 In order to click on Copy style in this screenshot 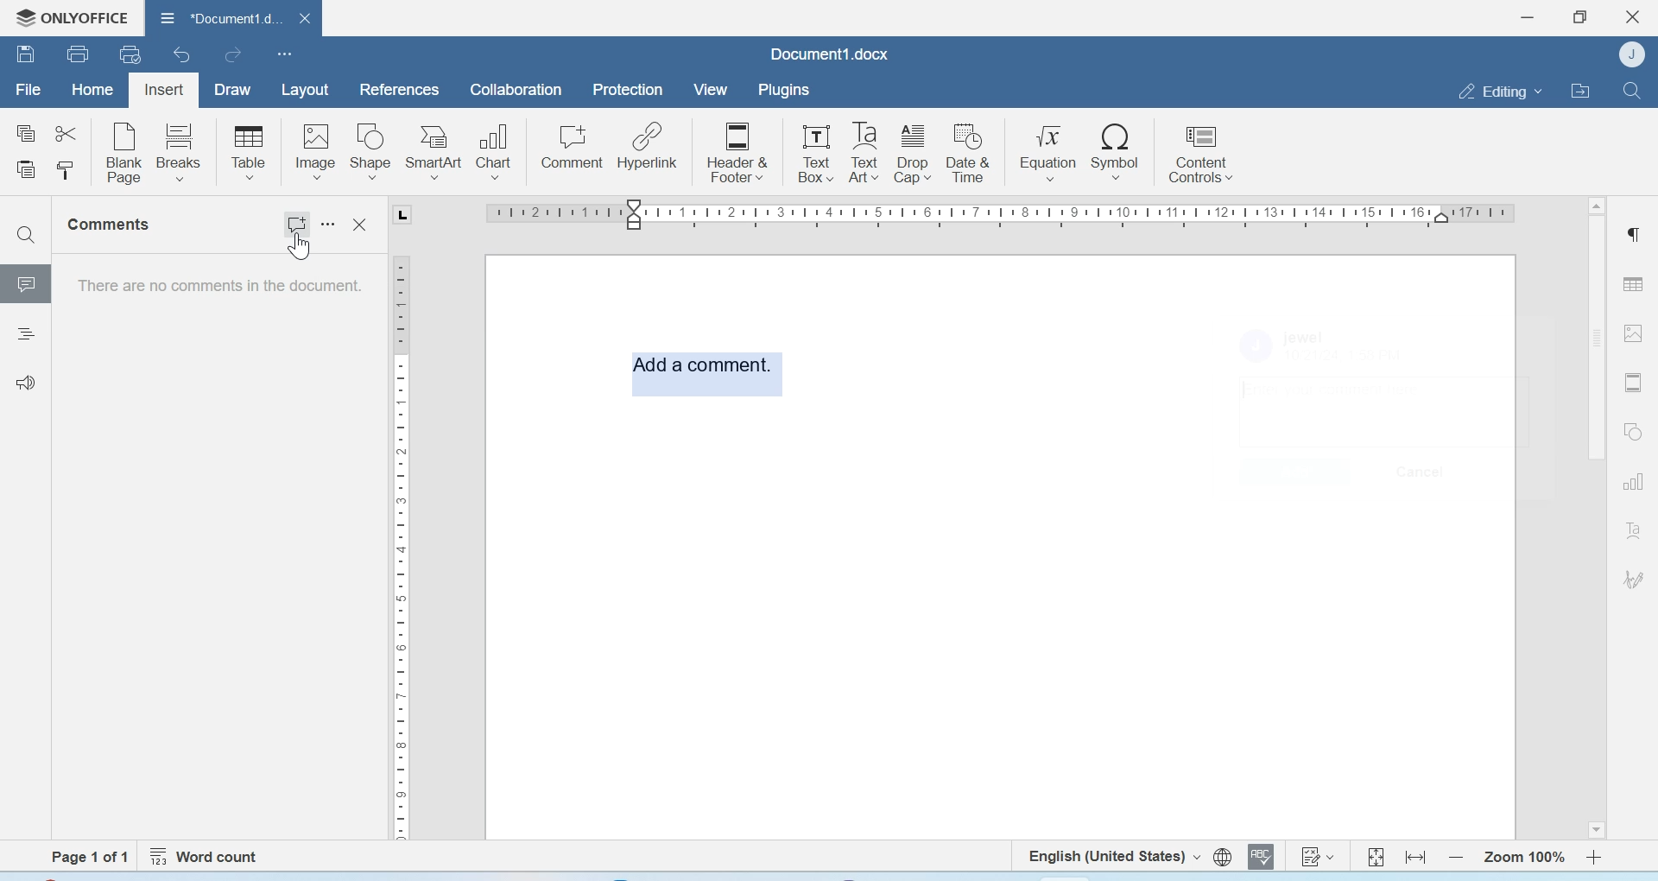, I will do `click(65, 171)`.